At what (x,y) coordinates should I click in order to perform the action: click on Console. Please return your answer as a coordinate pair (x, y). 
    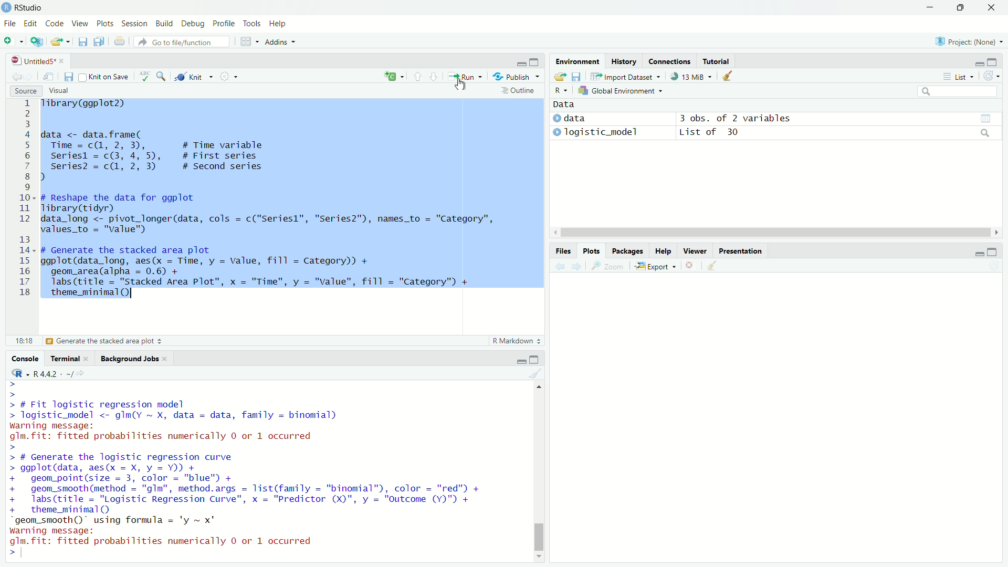
    Looking at the image, I should click on (27, 358).